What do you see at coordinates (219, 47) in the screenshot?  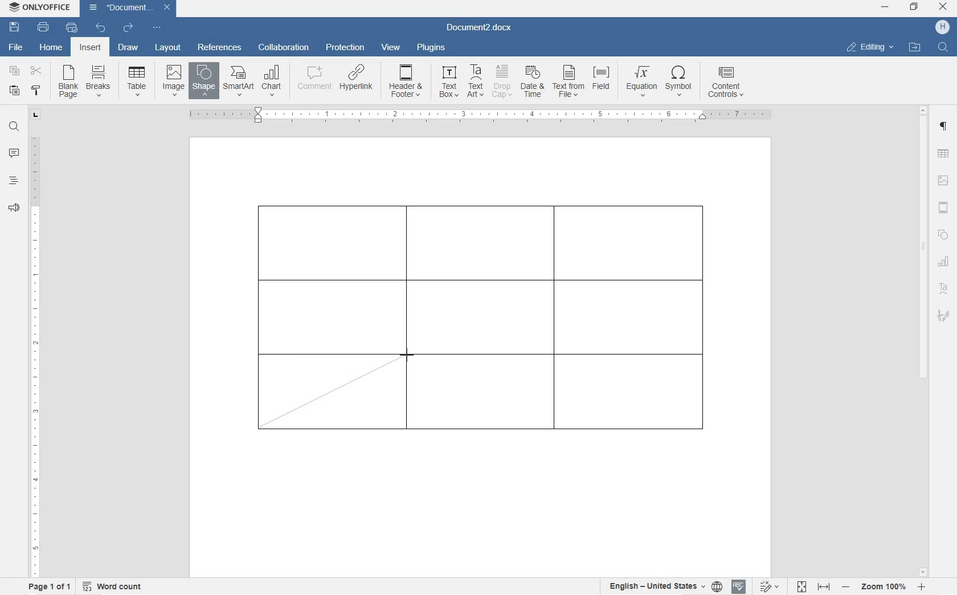 I see `references` at bounding box center [219, 47].